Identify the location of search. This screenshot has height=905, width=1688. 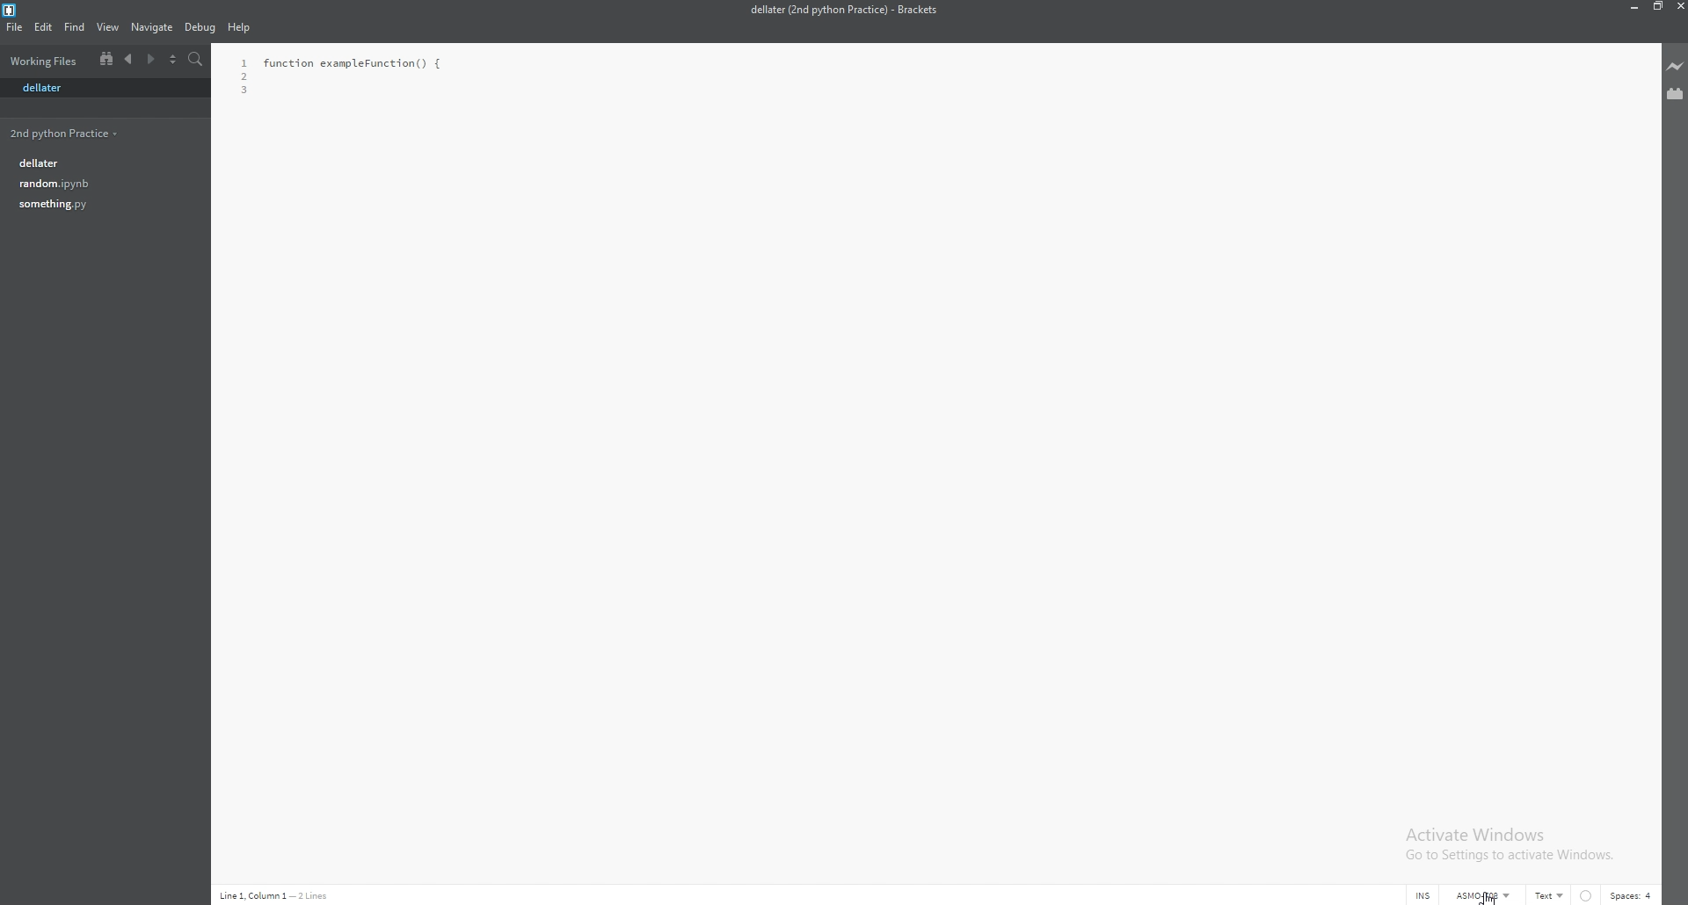
(197, 60).